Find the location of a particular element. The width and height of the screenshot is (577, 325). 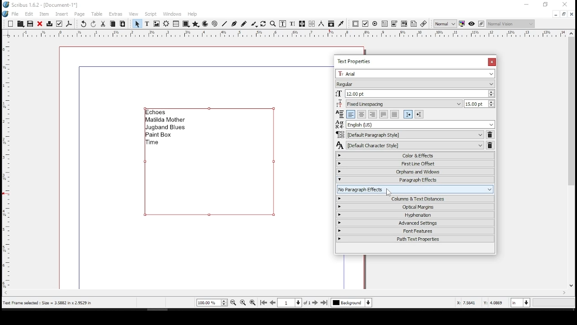

link annotation is located at coordinates (424, 24).